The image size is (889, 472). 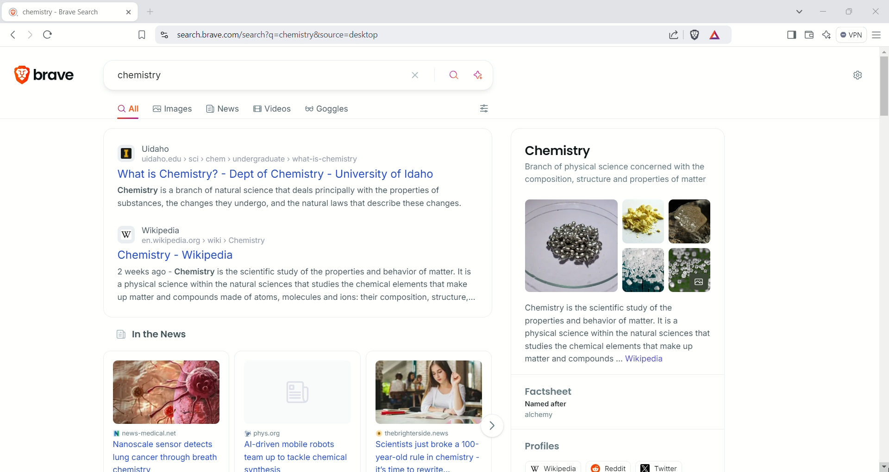 I want to click on wikipedia, so click(x=557, y=467).